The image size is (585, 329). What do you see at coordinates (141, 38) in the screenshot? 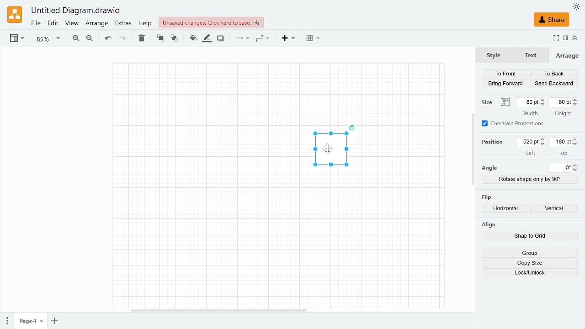
I see `Delete` at bounding box center [141, 38].